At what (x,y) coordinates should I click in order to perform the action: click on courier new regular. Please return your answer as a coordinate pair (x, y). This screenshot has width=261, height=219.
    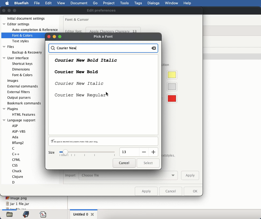
    Looking at the image, I should click on (81, 95).